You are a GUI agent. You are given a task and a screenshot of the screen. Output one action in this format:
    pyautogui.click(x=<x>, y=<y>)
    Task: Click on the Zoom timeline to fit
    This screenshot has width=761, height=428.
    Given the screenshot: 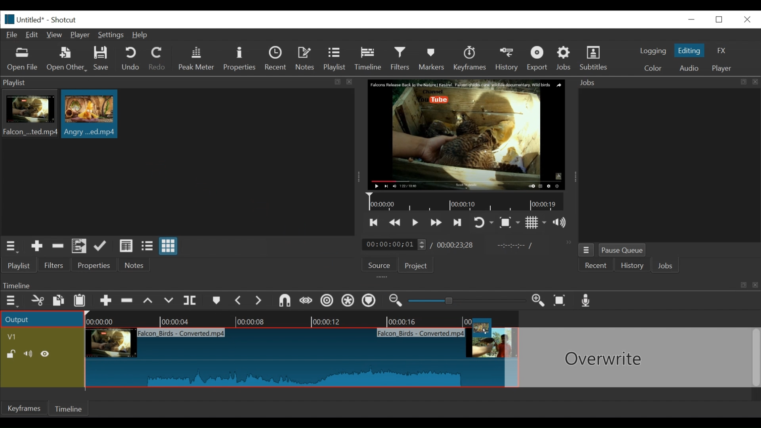 What is the action you would take?
    pyautogui.click(x=562, y=301)
    